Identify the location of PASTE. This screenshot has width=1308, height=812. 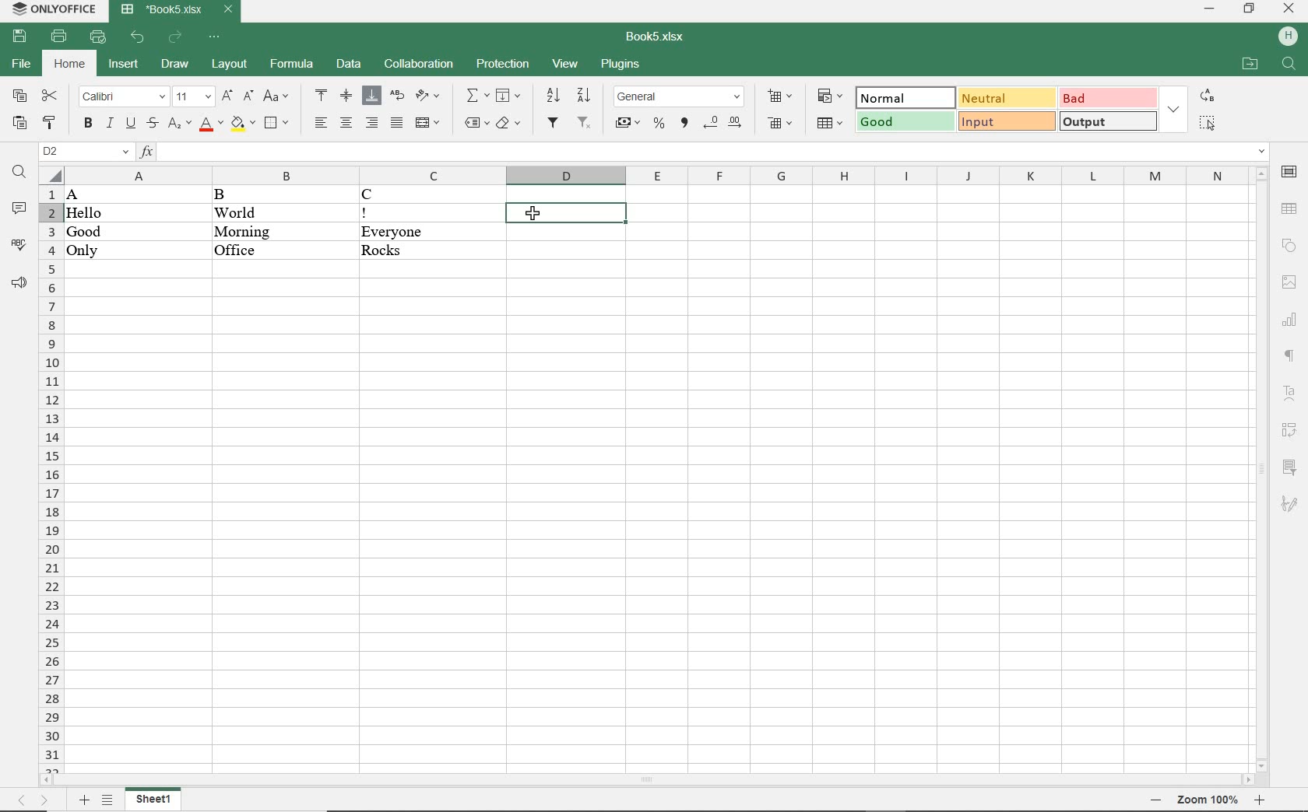
(19, 122).